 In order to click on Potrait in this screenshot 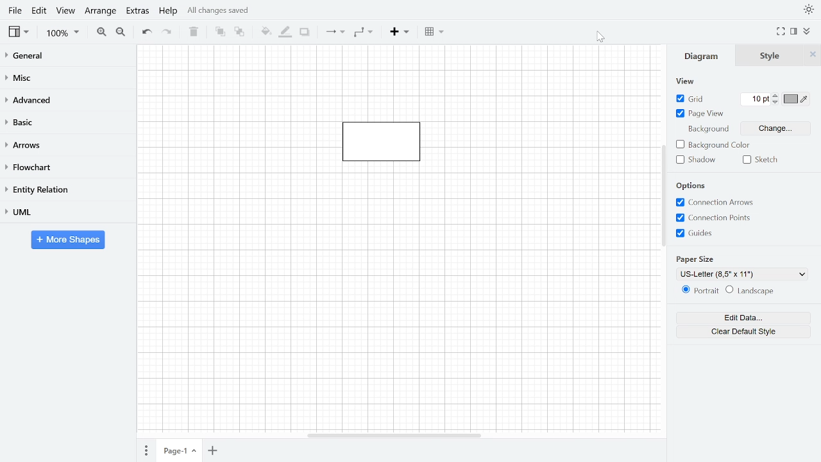, I will do `click(700, 291)`.